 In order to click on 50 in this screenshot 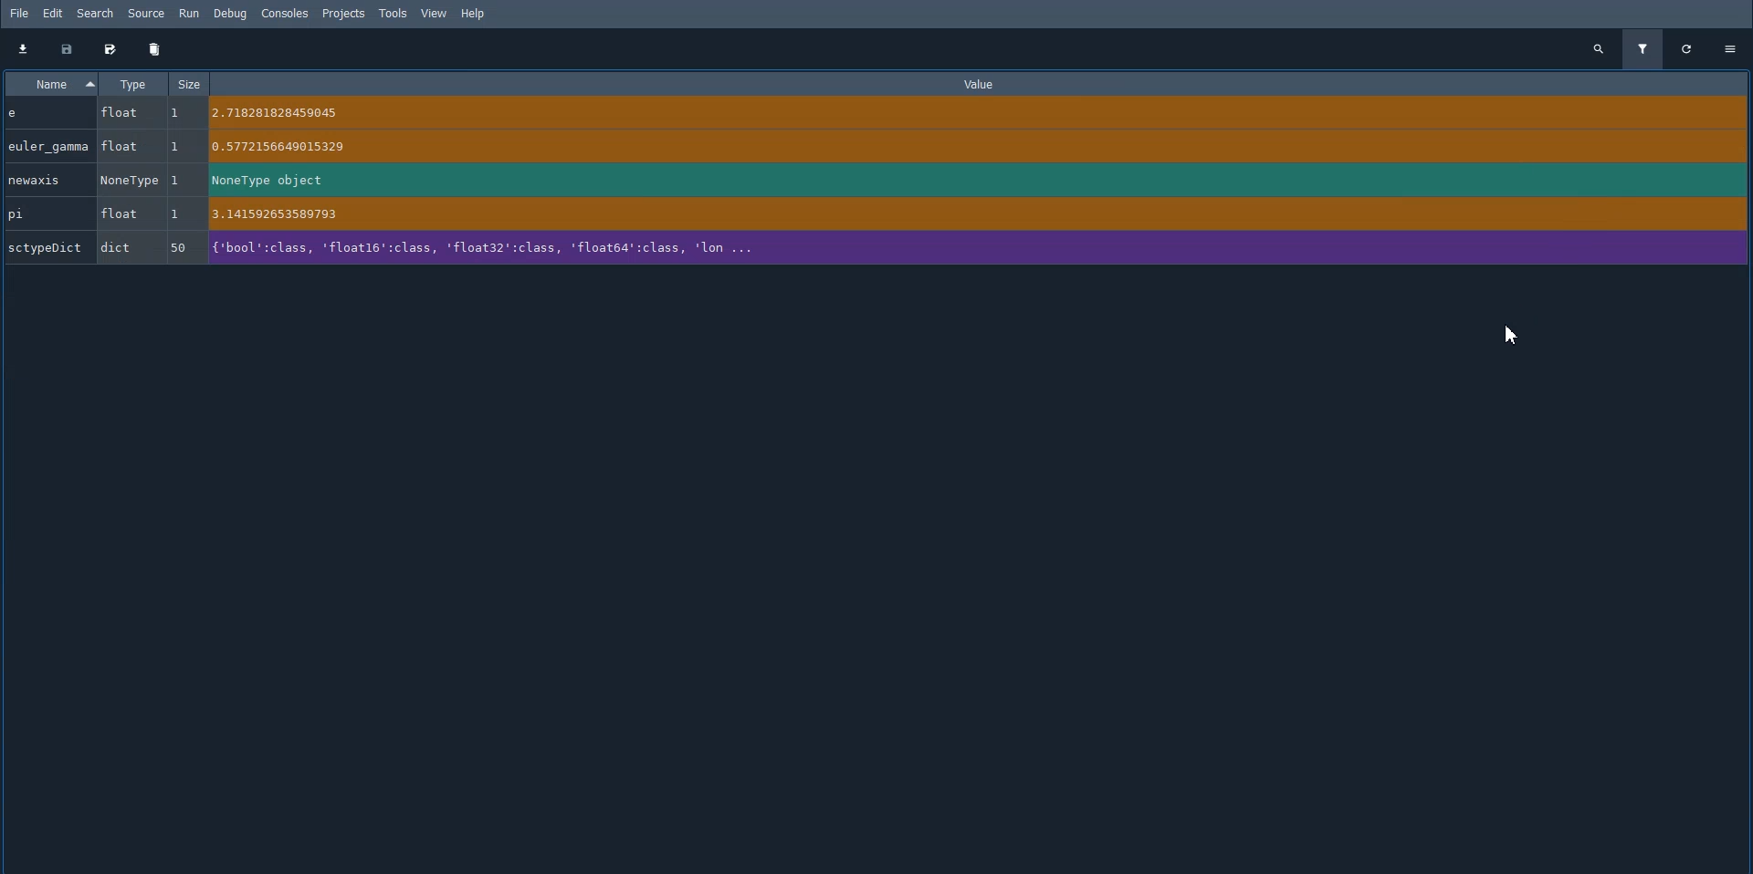, I will do `click(177, 248)`.